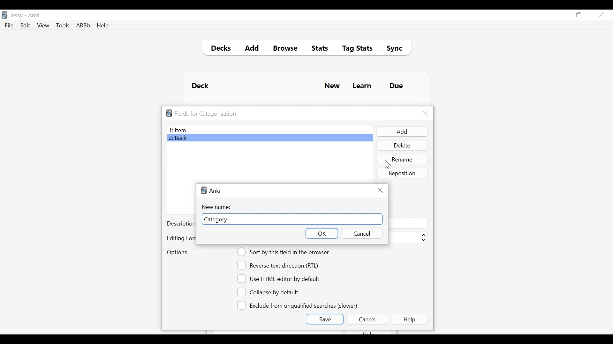 The height and width of the screenshot is (344, 613). Describe the element at coordinates (392, 49) in the screenshot. I see `Sybc` at that location.